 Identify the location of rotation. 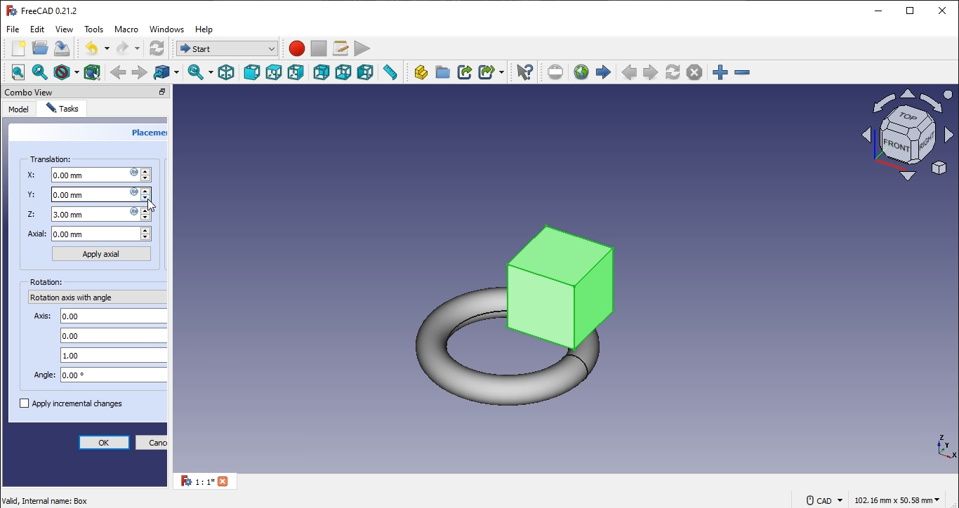
(46, 283).